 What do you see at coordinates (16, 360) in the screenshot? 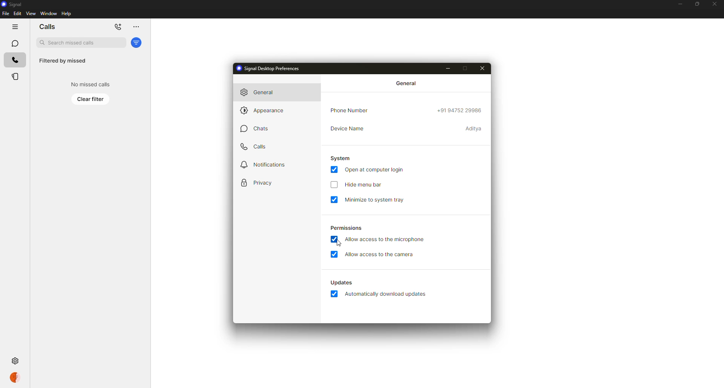
I see `settings` at bounding box center [16, 360].